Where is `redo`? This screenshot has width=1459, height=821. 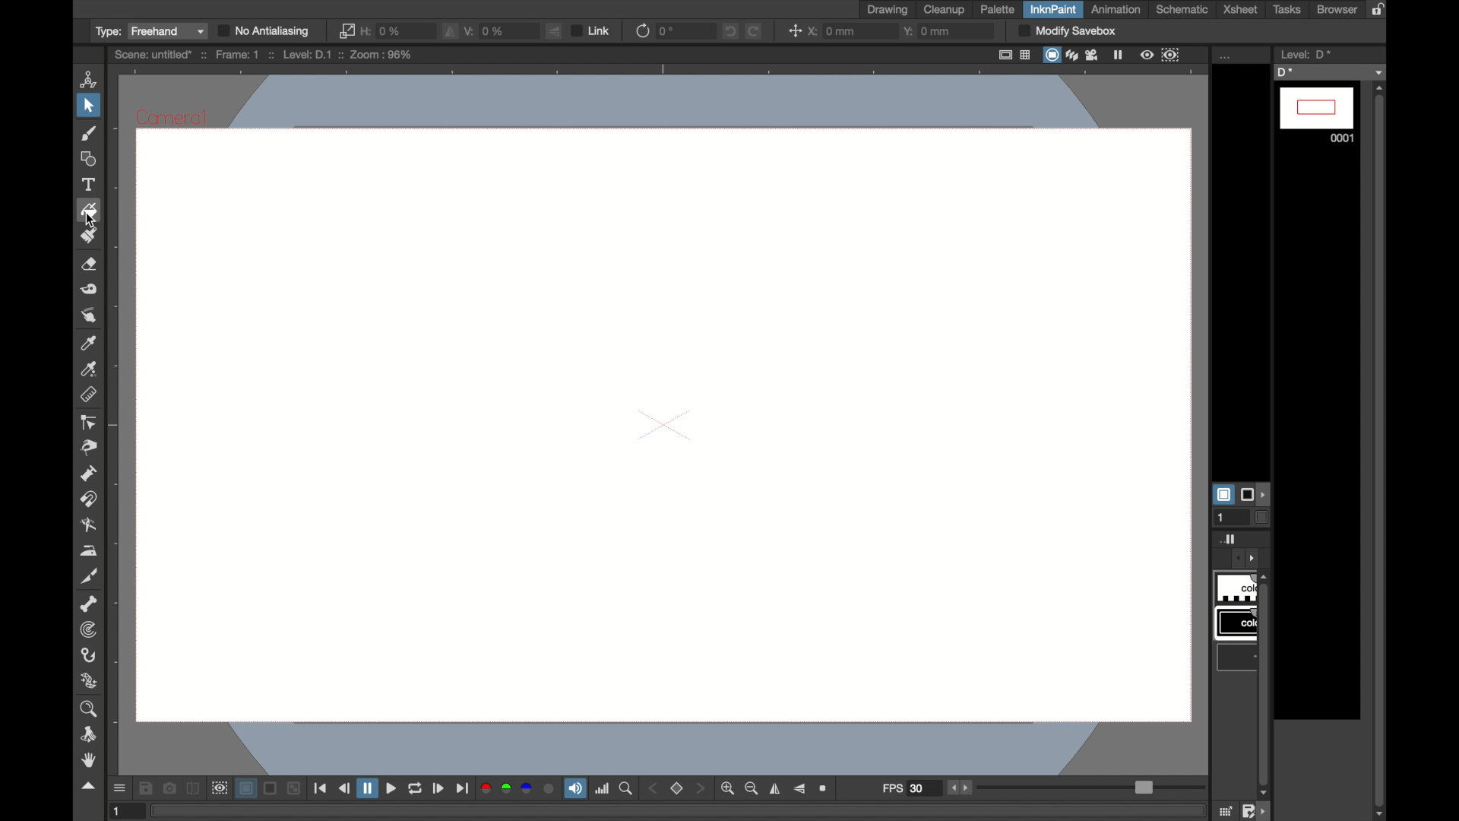 redo is located at coordinates (754, 30).